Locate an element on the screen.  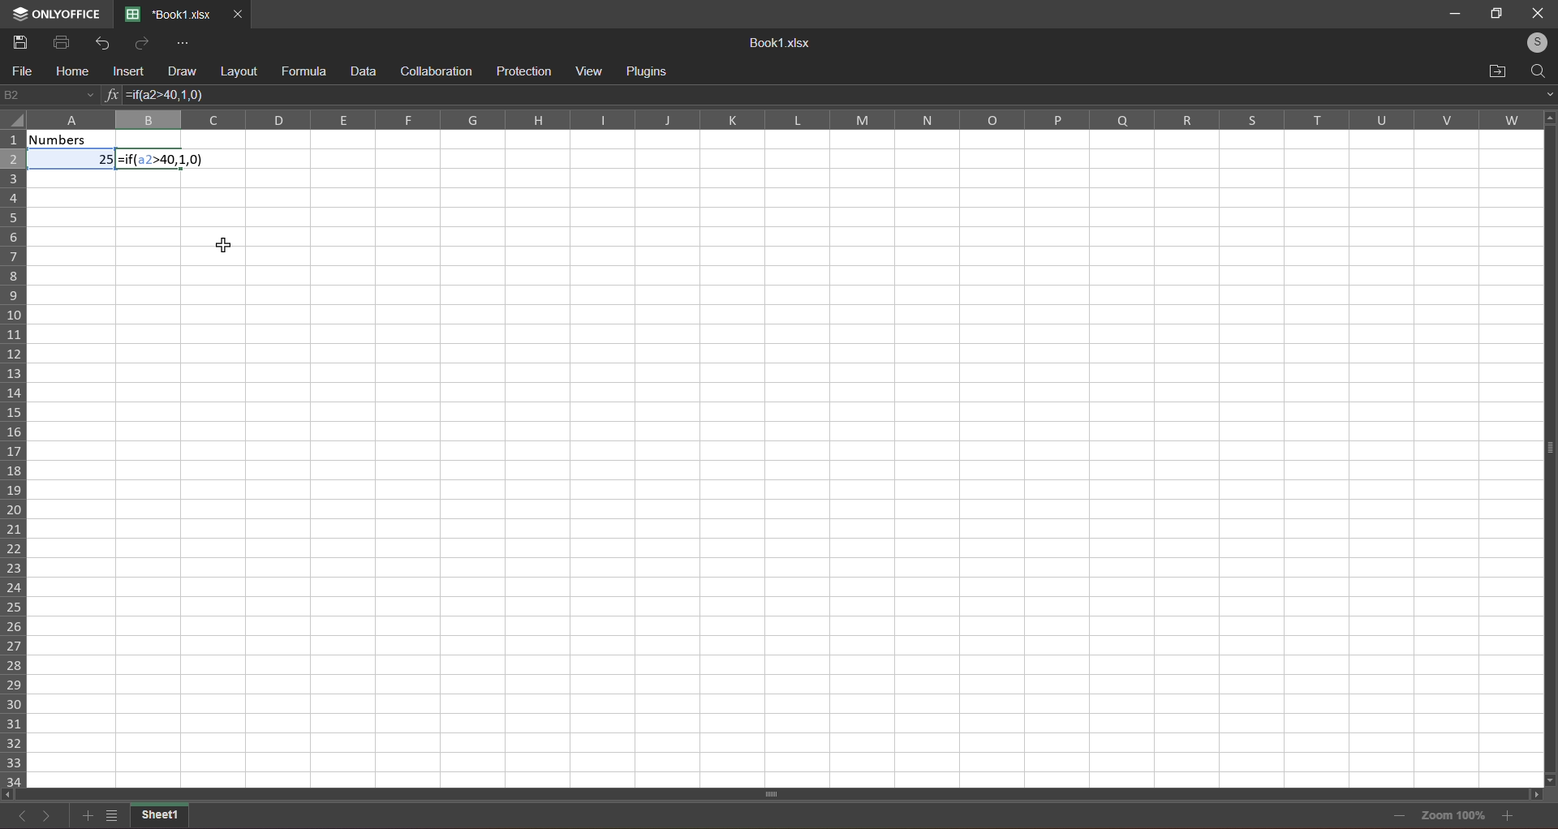
sheet1 is located at coordinates (161, 817).